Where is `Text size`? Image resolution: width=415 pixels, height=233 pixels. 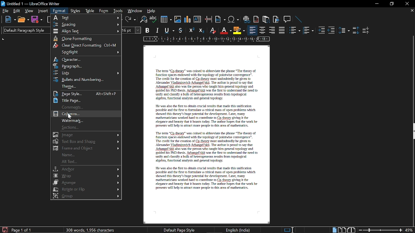 Text size is located at coordinates (132, 30).